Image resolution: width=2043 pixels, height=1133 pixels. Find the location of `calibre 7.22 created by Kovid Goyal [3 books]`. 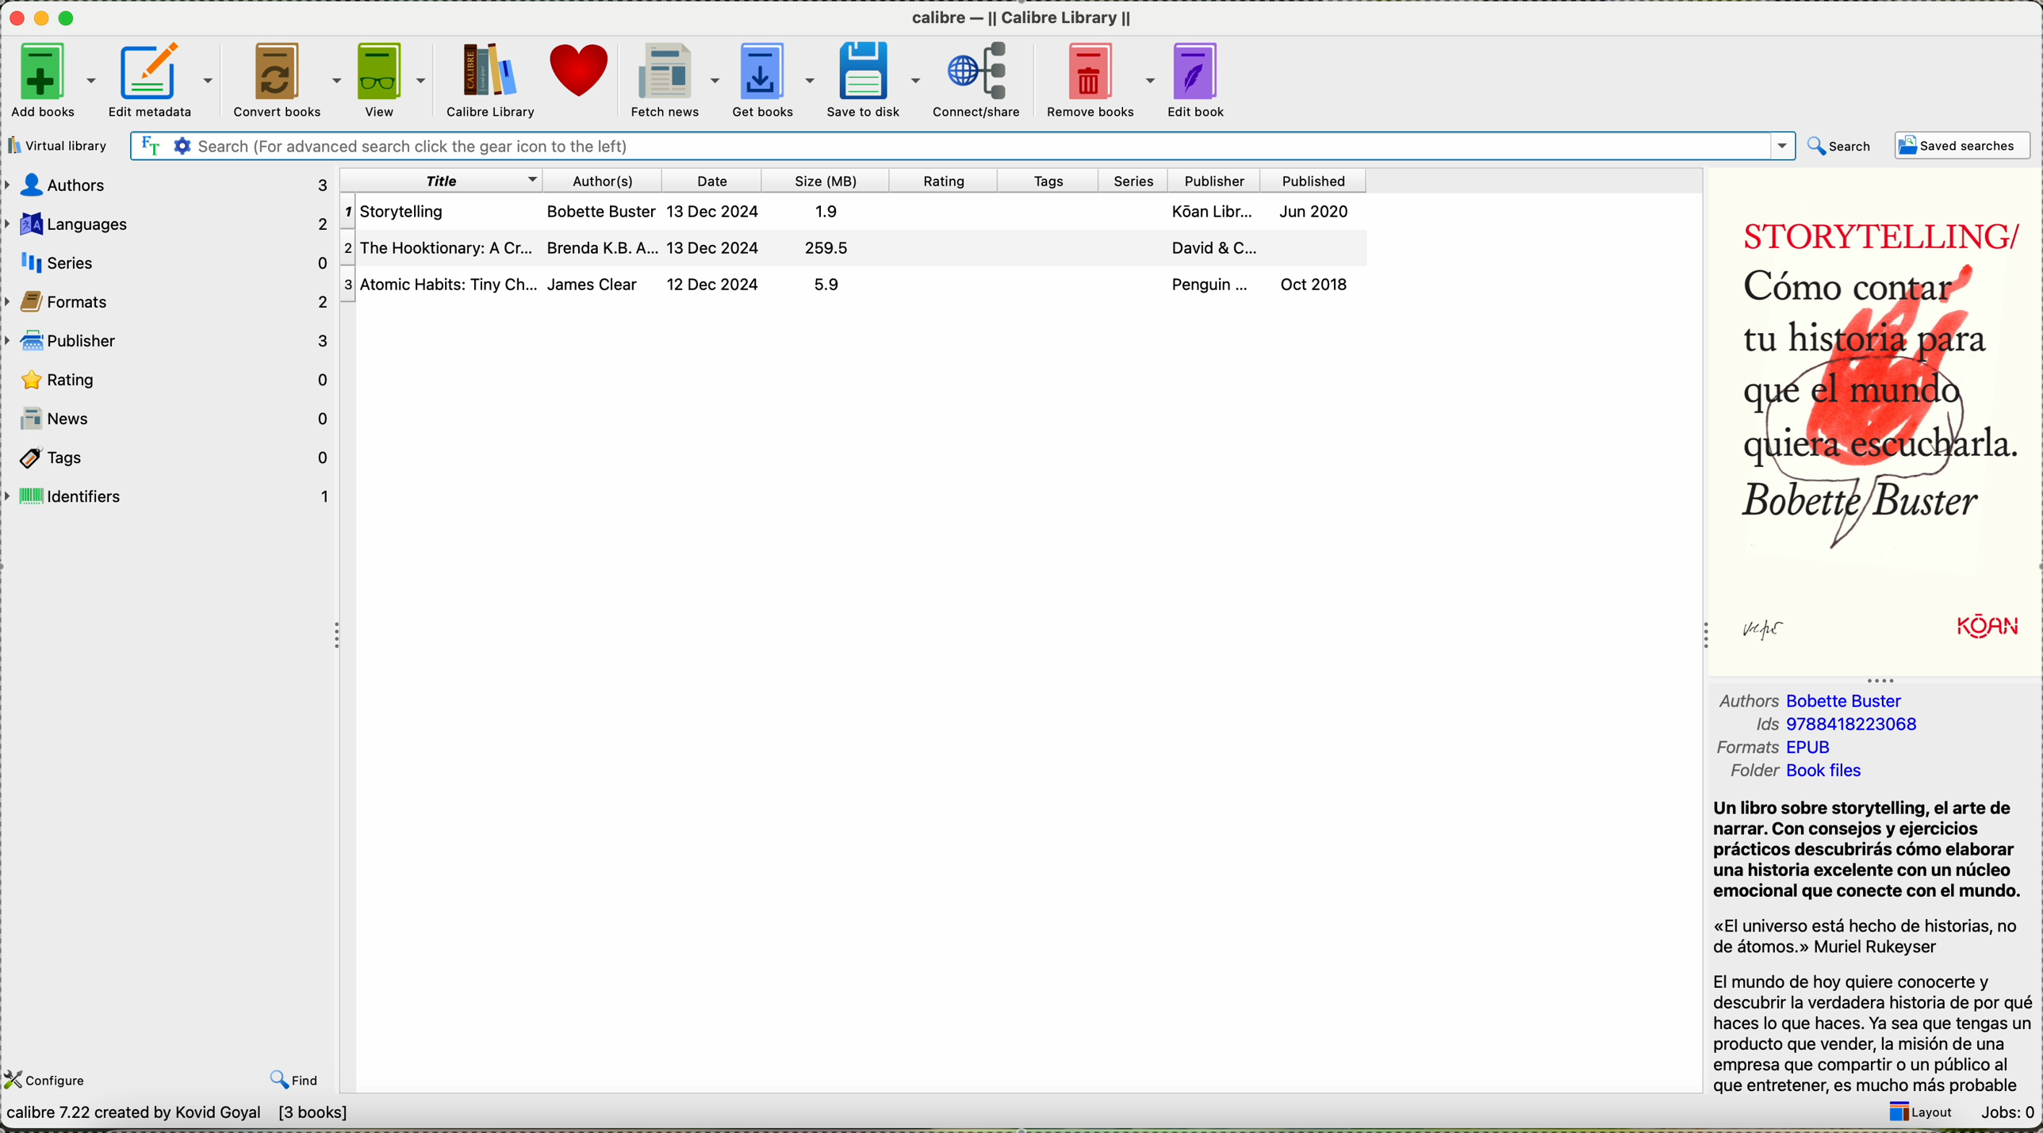

calibre 7.22 created by Kovid Goyal [3 books] is located at coordinates (180, 1116).